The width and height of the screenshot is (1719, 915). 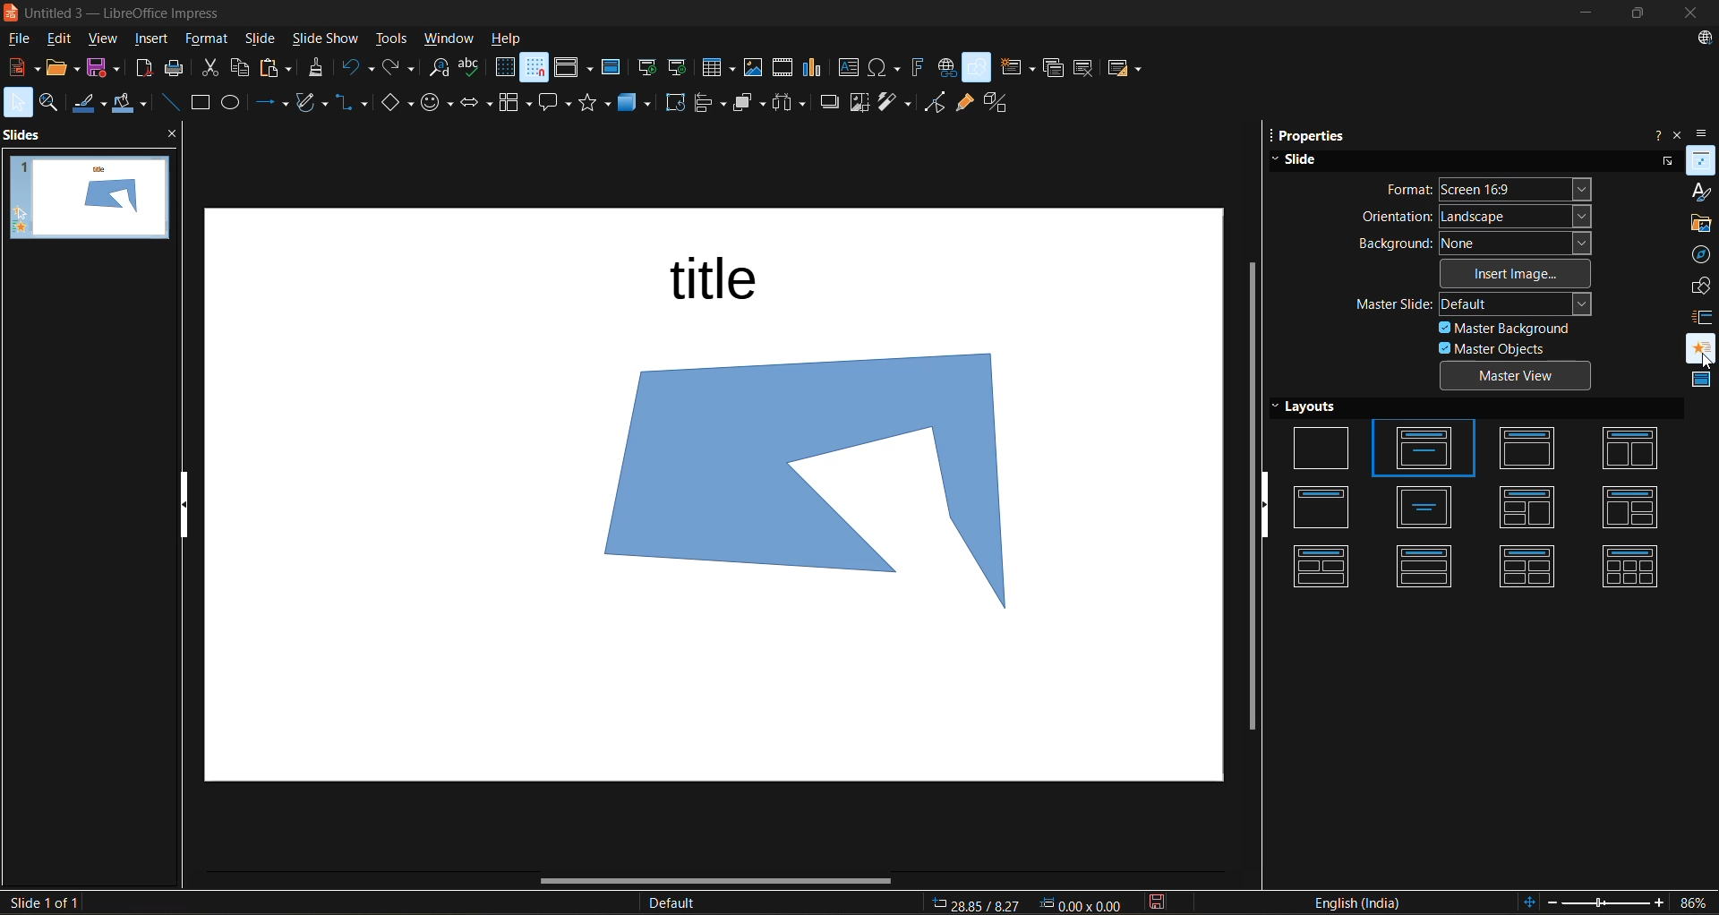 What do you see at coordinates (964, 103) in the screenshot?
I see `show gluepoint functions` at bounding box center [964, 103].